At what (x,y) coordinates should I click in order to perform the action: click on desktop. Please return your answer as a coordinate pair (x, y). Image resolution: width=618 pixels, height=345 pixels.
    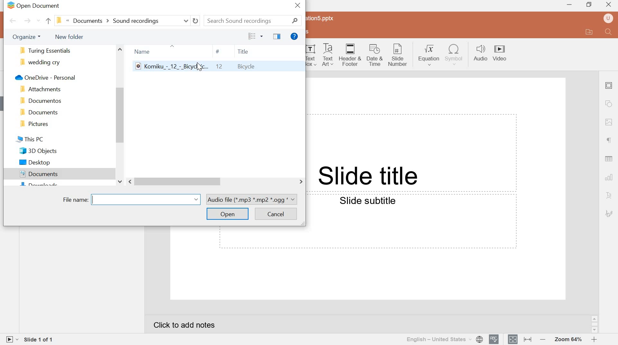
    Looking at the image, I should click on (36, 163).